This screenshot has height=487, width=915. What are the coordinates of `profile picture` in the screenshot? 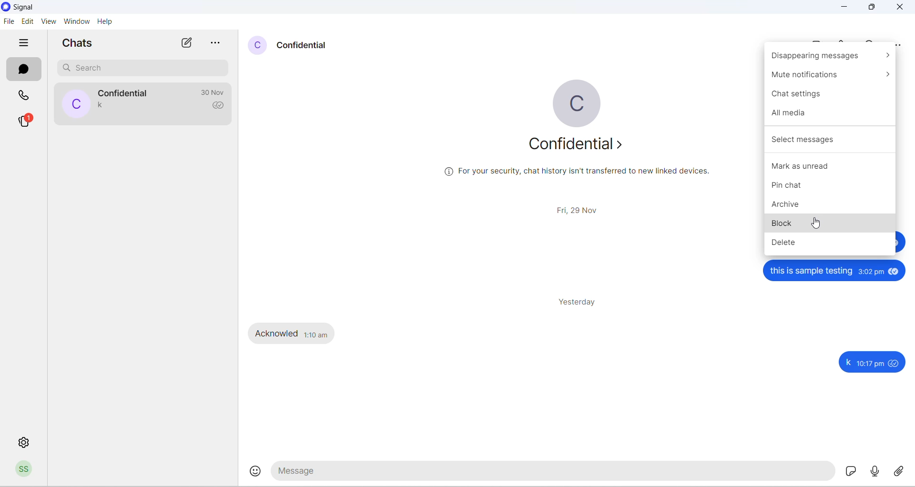 It's located at (258, 47).